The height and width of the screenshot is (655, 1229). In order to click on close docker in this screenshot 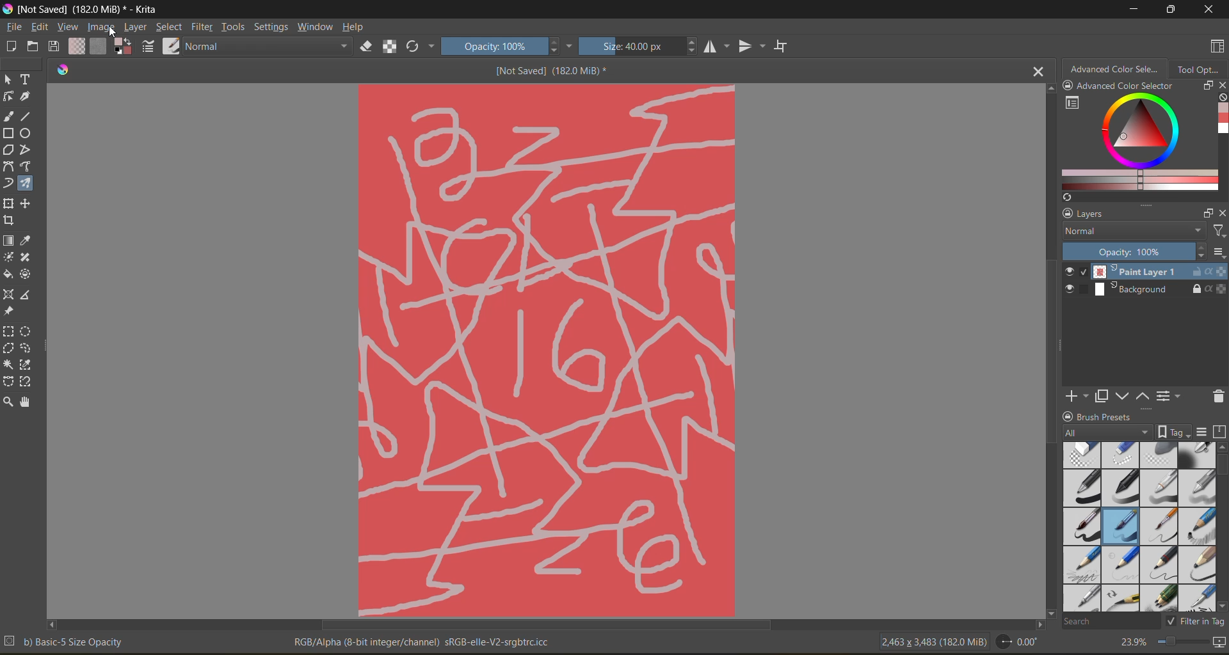, I will do `click(1221, 85)`.